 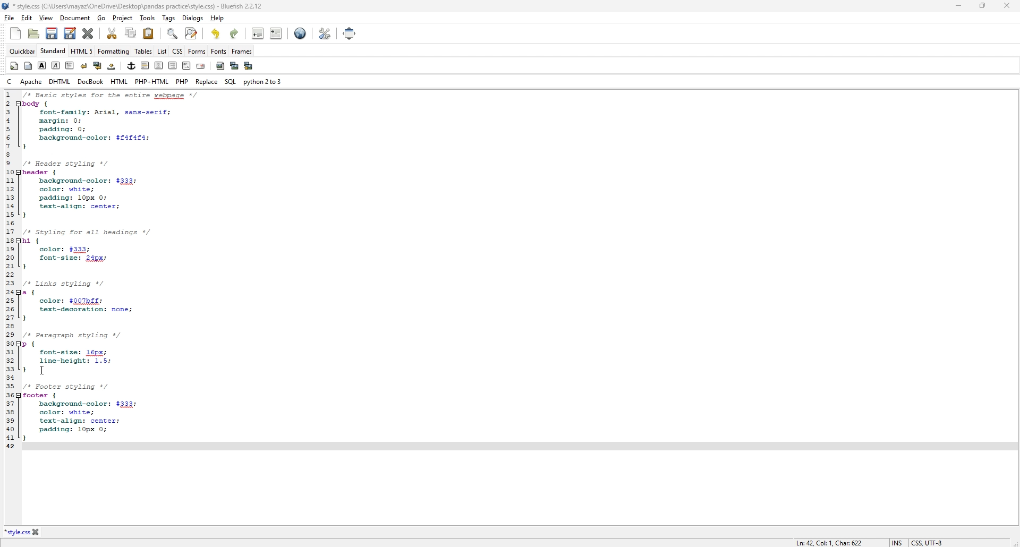 What do you see at coordinates (101, 18) in the screenshot?
I see `go` at bounding box center [101, 18].